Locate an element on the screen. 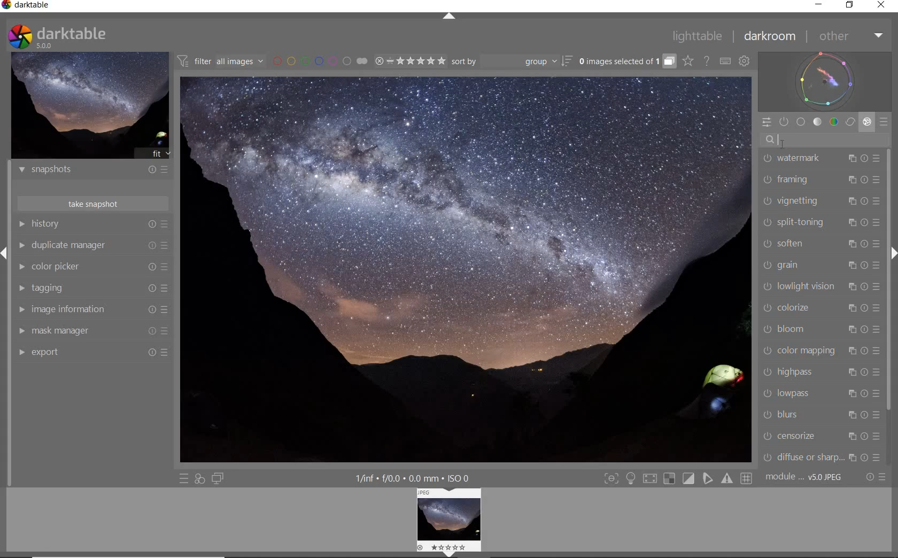 Image resolution: width=898 pixels, height=558 pixels. reset is located at coordinates (151, 243).